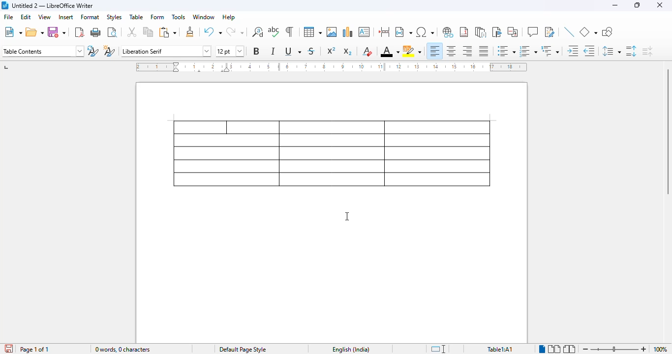 This screenshot has width=672, height=354. What do you see at coordinates (293, 51) in the screenshot?
I see `underline` at bounding box center [293, 51].